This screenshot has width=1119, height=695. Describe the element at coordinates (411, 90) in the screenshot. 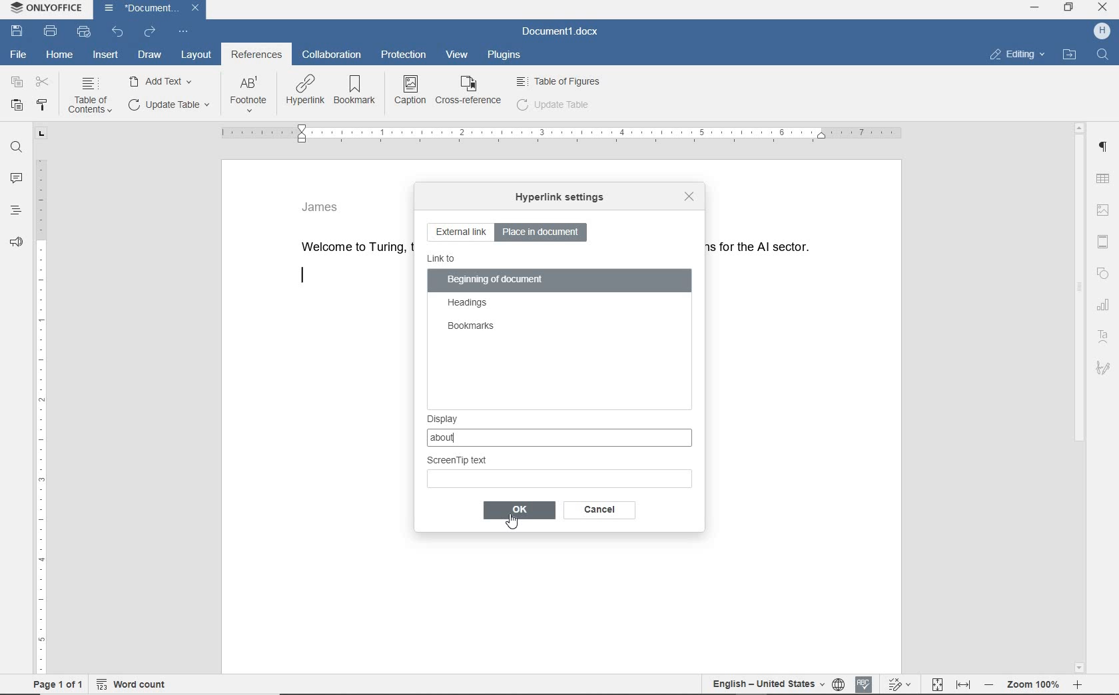

I see `CAPTION` at that location.